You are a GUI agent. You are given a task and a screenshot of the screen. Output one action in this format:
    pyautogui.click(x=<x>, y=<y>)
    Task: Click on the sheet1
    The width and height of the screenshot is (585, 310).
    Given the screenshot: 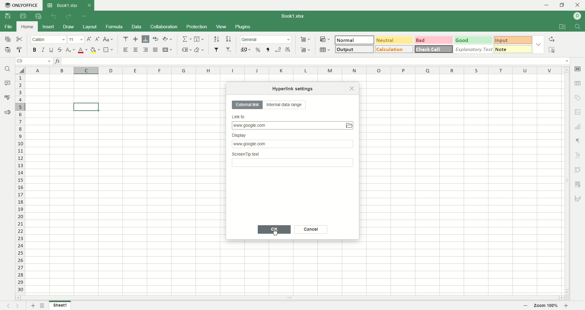 What is the action you would take?
    pyautogui.click(x=61, y=306)
    